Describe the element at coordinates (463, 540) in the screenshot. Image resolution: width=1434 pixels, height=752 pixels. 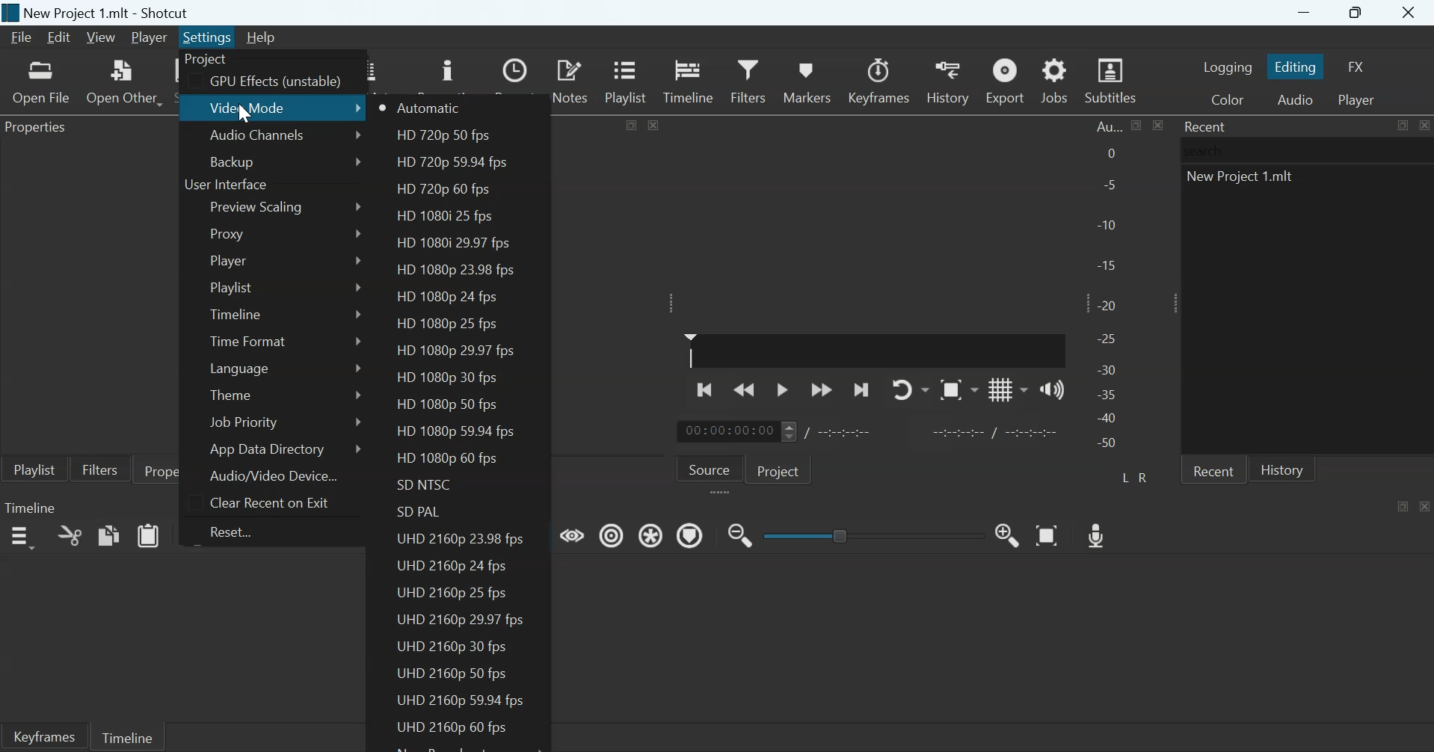
I see `UHD 2160p 23.98 fps` at that location.